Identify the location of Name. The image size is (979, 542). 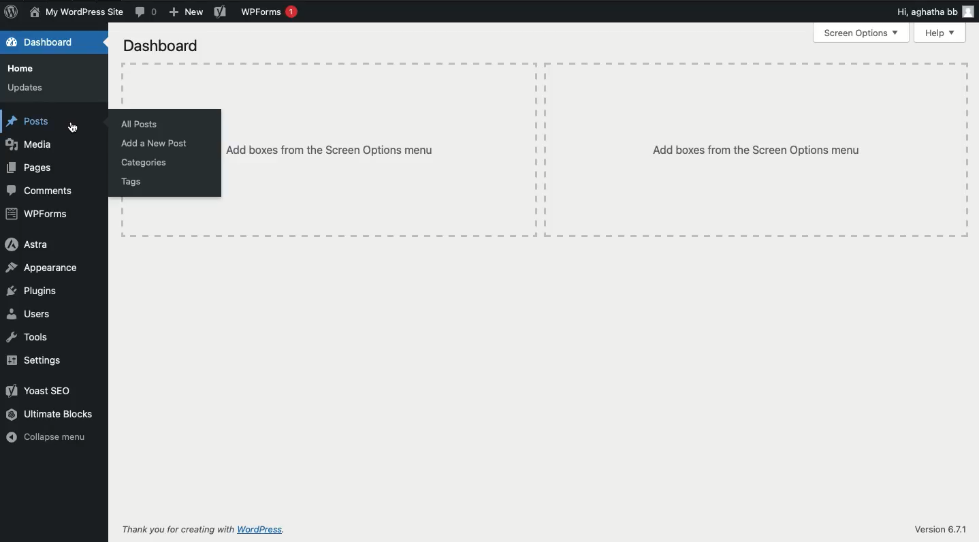
(76, 13).